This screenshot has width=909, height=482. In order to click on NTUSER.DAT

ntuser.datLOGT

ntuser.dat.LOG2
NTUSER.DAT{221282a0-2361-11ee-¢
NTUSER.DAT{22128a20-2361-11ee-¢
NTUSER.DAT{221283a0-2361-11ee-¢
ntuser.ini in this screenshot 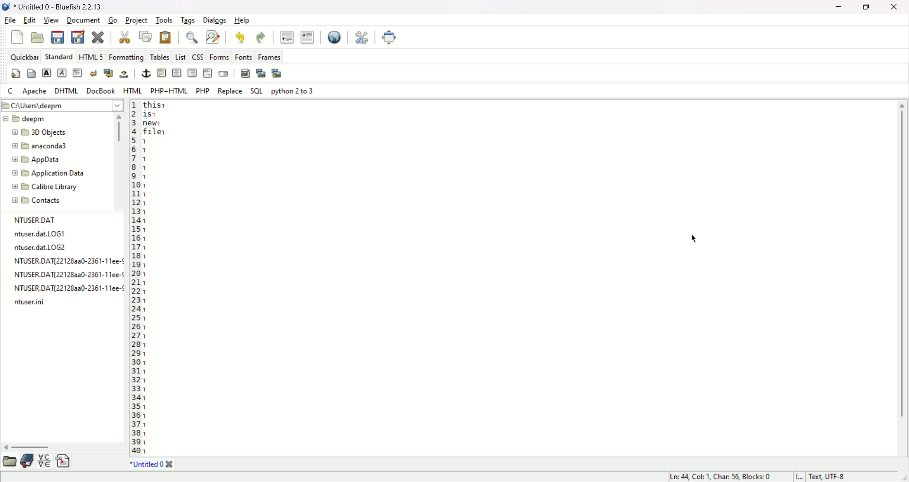, I will do `click(67, 263)`.